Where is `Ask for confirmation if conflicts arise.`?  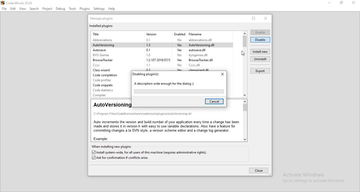
Ask for confirmation if conflicts arise. is located at coordinates (122, 158).